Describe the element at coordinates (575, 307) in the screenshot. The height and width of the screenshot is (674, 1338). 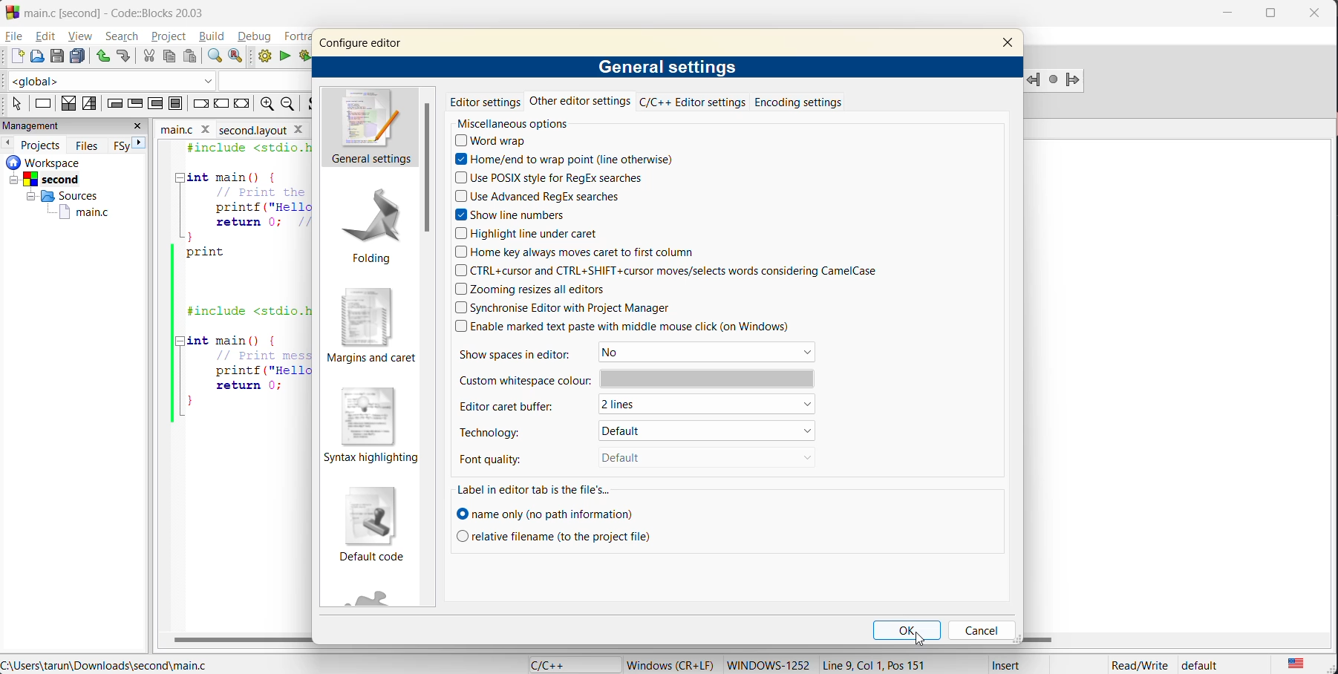
I see `synchronize editor with Project Manager` at that location.